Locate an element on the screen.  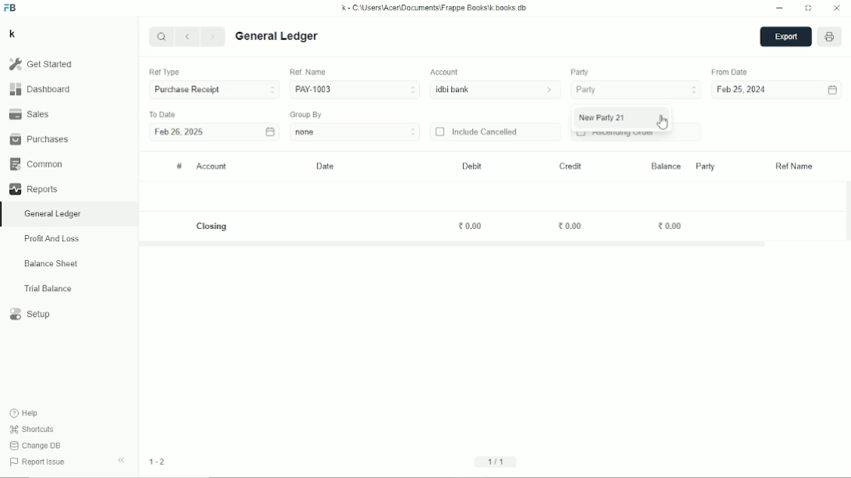
Balance is located at coordinates (666, 165).